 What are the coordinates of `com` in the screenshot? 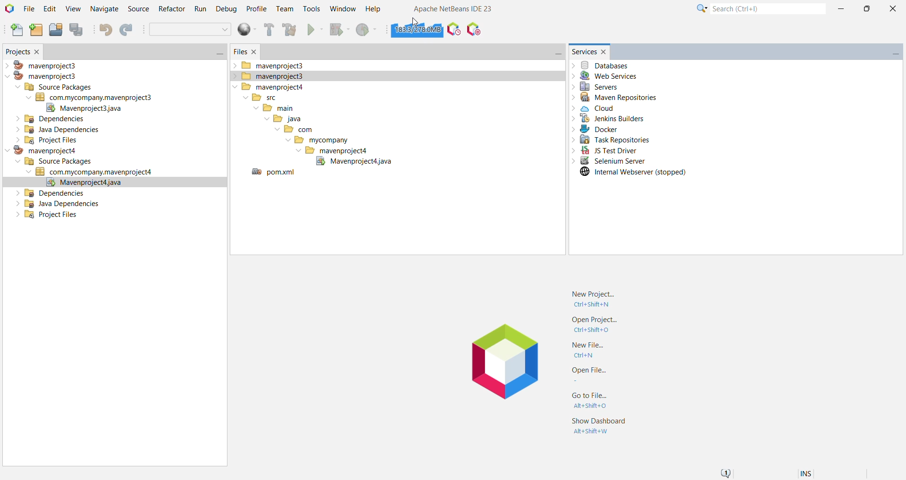 It's located at (294, 130).